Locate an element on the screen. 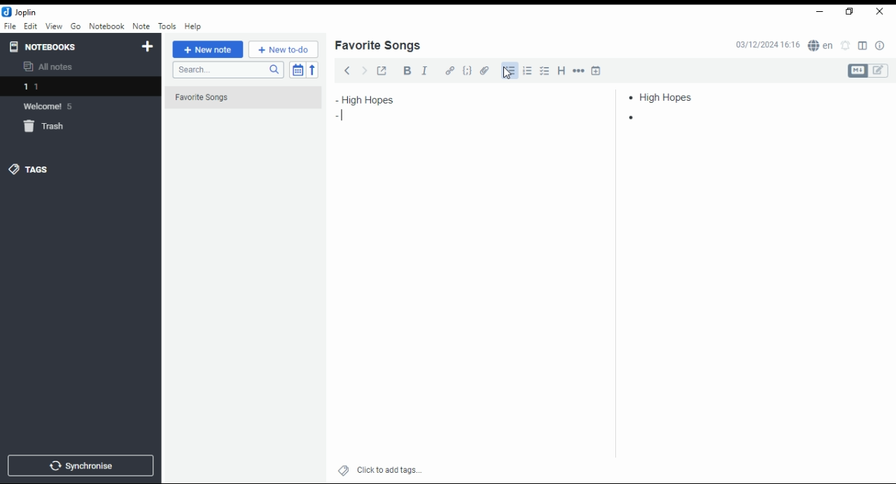  New to-do is located at coordinates (283, 50).